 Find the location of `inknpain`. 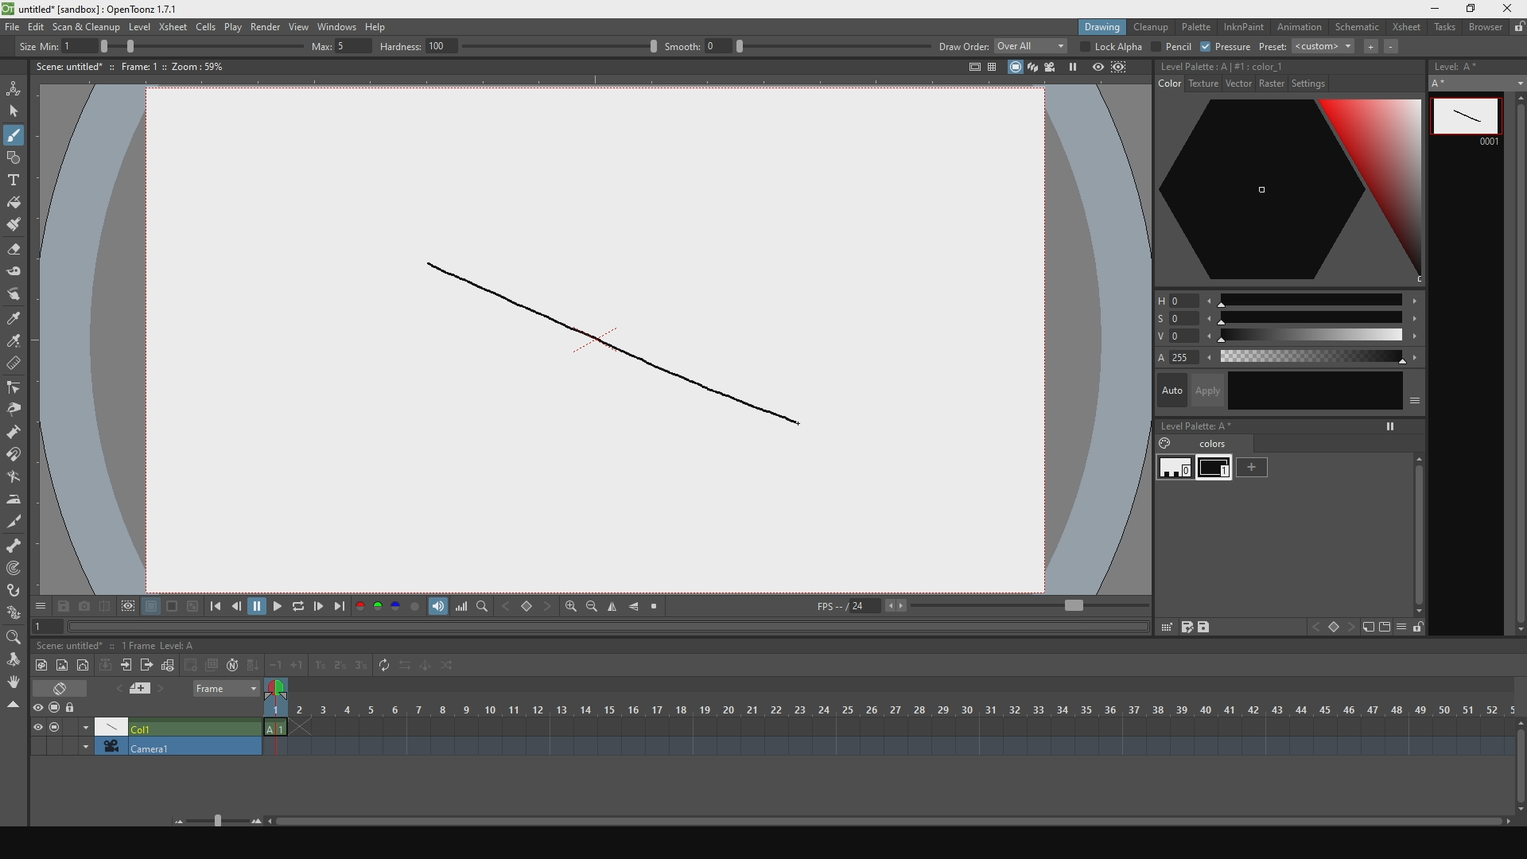

inknpain is located at coordinates (1245, 29).